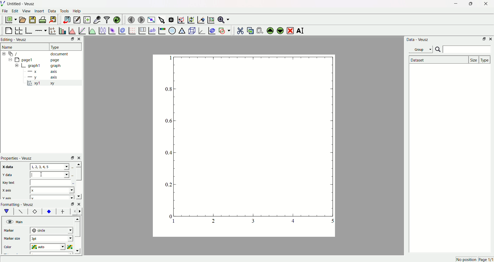  What do you see at coordinates (12, 20) in the screenshot?
I see `new document` at bounding box center [12, 20].